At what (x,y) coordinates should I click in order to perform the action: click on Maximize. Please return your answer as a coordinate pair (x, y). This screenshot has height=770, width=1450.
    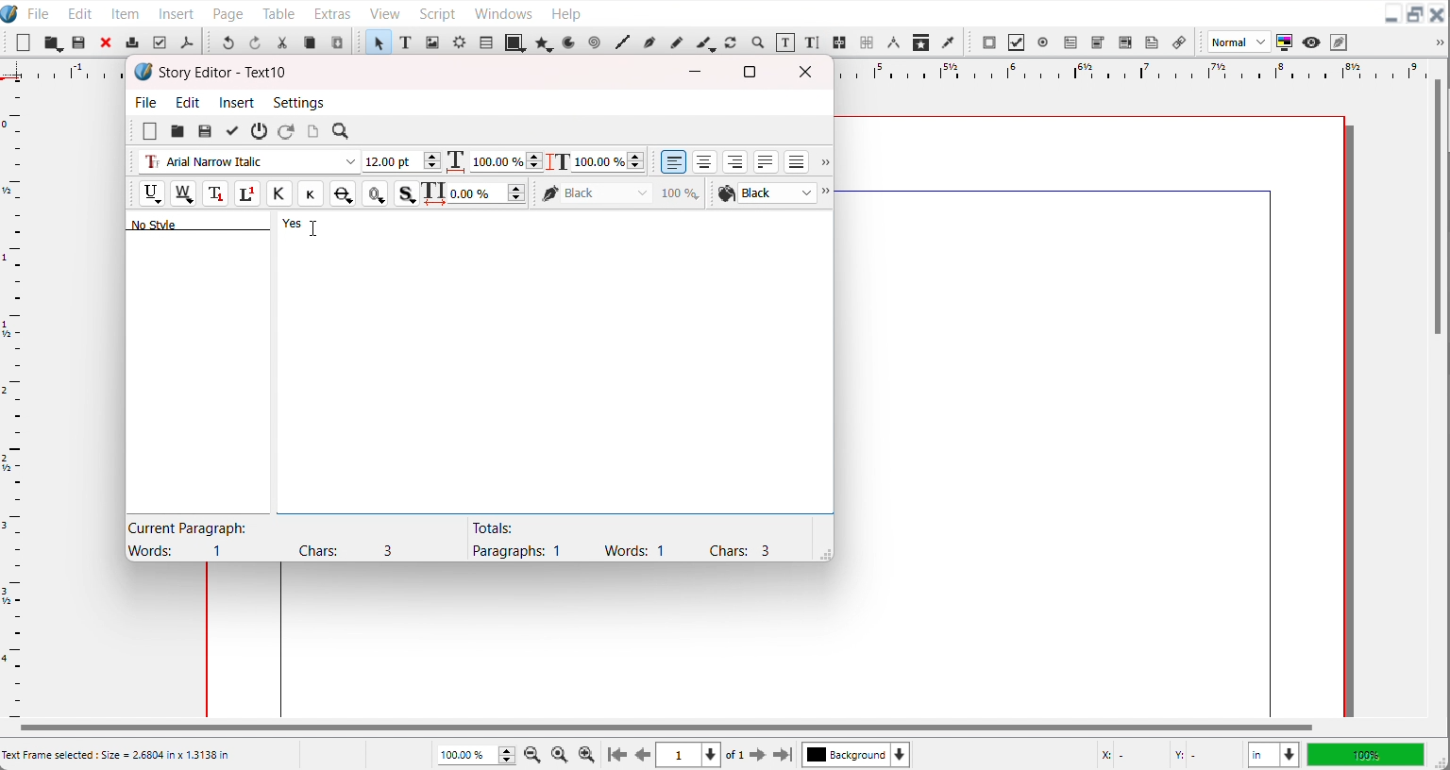
    Looking at the image, I should click on (1415, 15).